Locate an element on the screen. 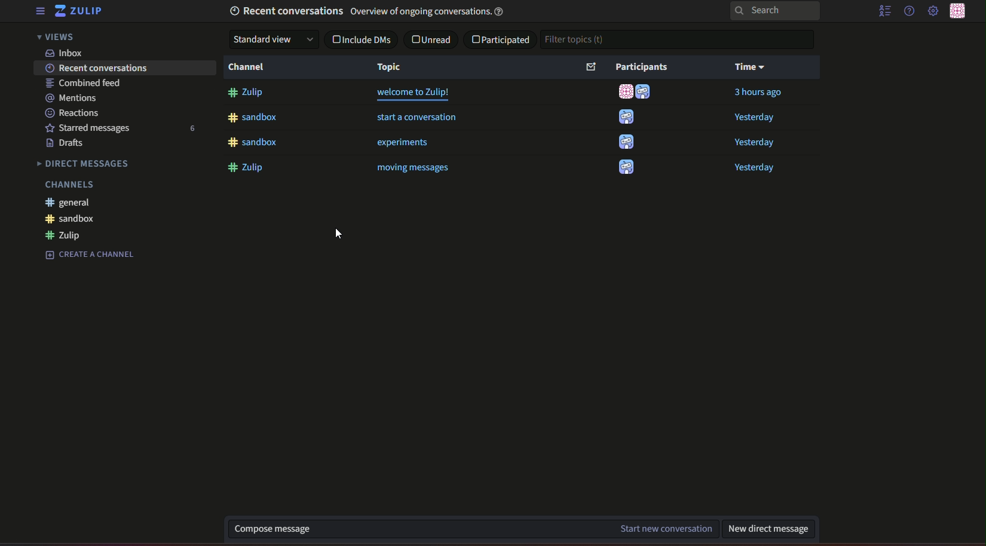 The width and height of the screenshot is (986, 546). Include dms checkbox is located at coordinates (360, 40).